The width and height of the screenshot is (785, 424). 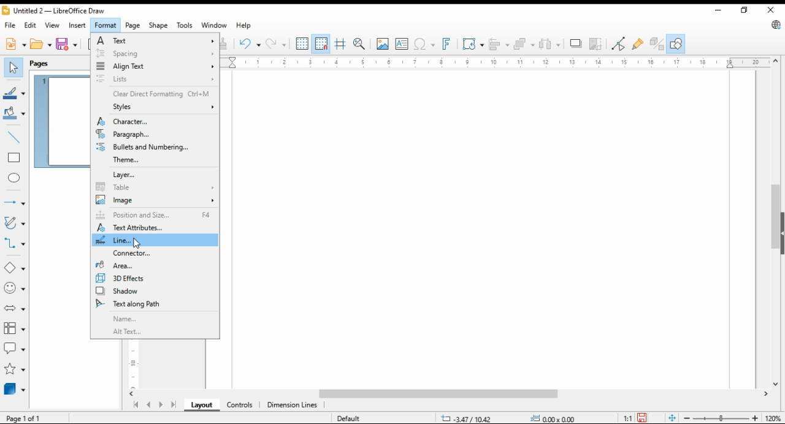 What do you see at coordinates (15, 43) in the screenshot?
I see `new` at bounding box center [15, 43].